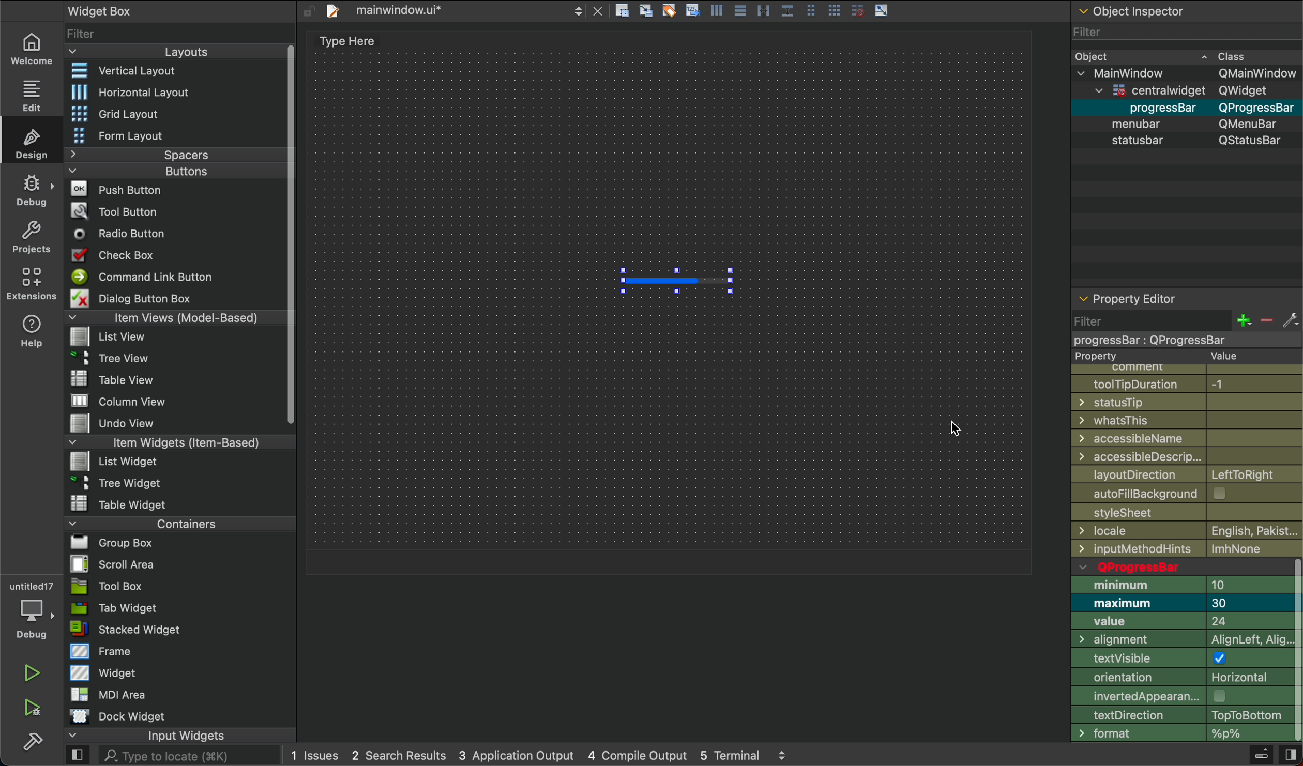  What do you see at coordinates (34, 708) in the screenshot?
I see `run and debug` at bounding box center [34, 708].